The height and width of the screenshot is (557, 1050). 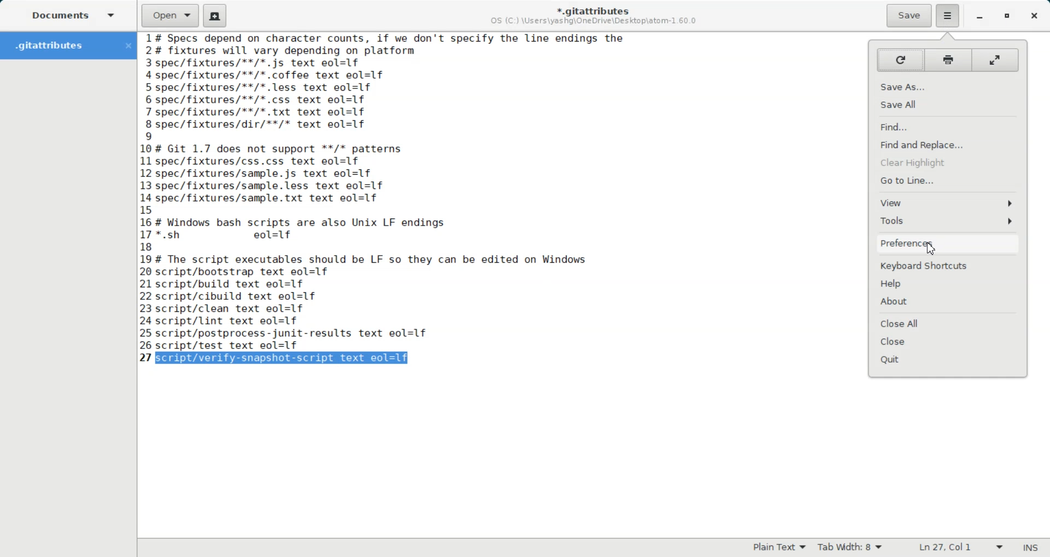 What do you see at coordinates (949, 244) in the screenshot?
I see `Preferences` at bounding box center [949, 244].